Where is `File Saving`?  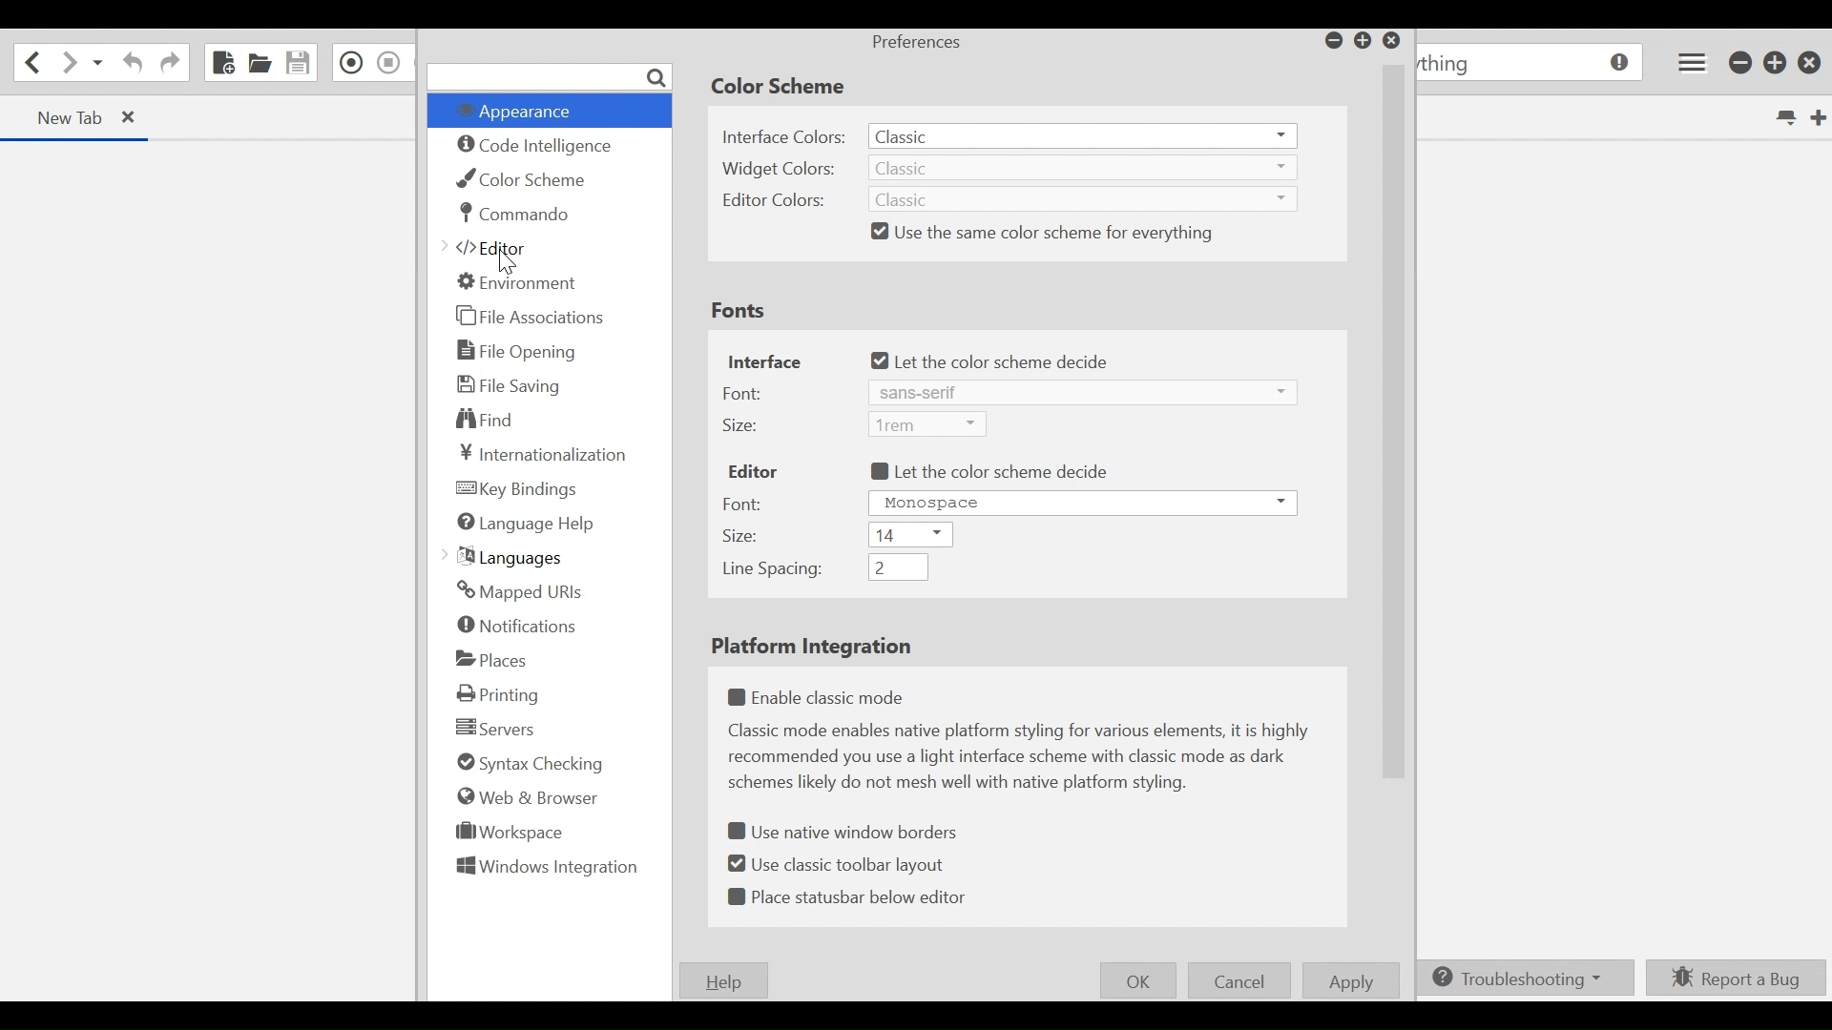
File Saving is located at coordinates (508, 384).